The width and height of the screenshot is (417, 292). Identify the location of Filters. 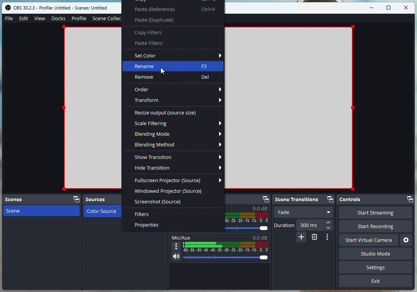
(147, 214).